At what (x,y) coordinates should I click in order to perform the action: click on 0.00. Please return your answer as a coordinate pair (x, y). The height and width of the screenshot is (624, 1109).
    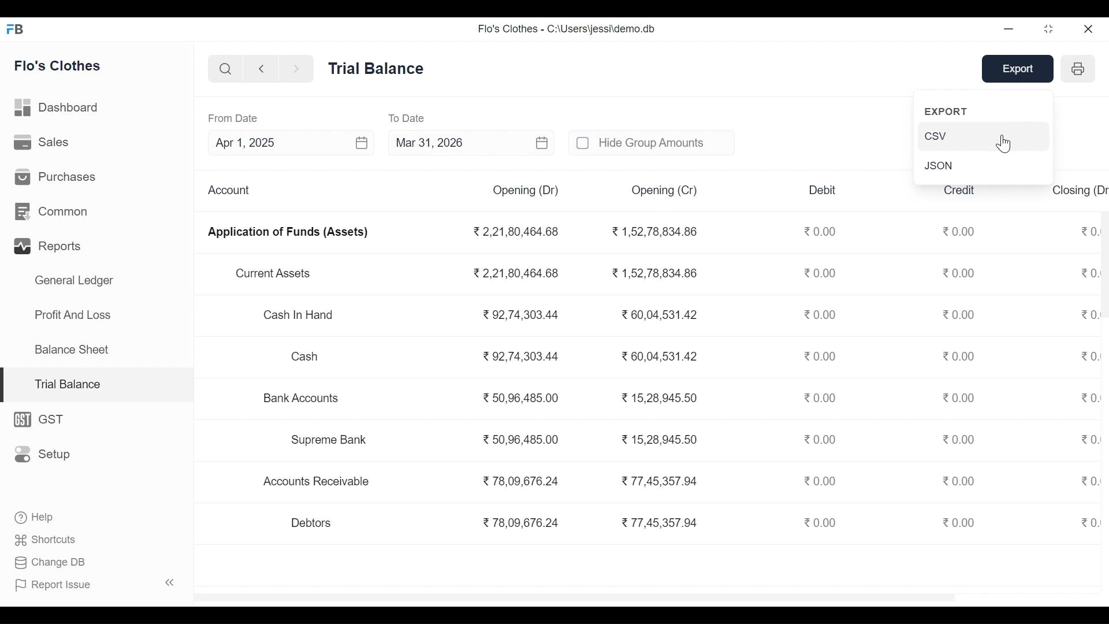
    Looking at the image, I should click on (1090, 480).